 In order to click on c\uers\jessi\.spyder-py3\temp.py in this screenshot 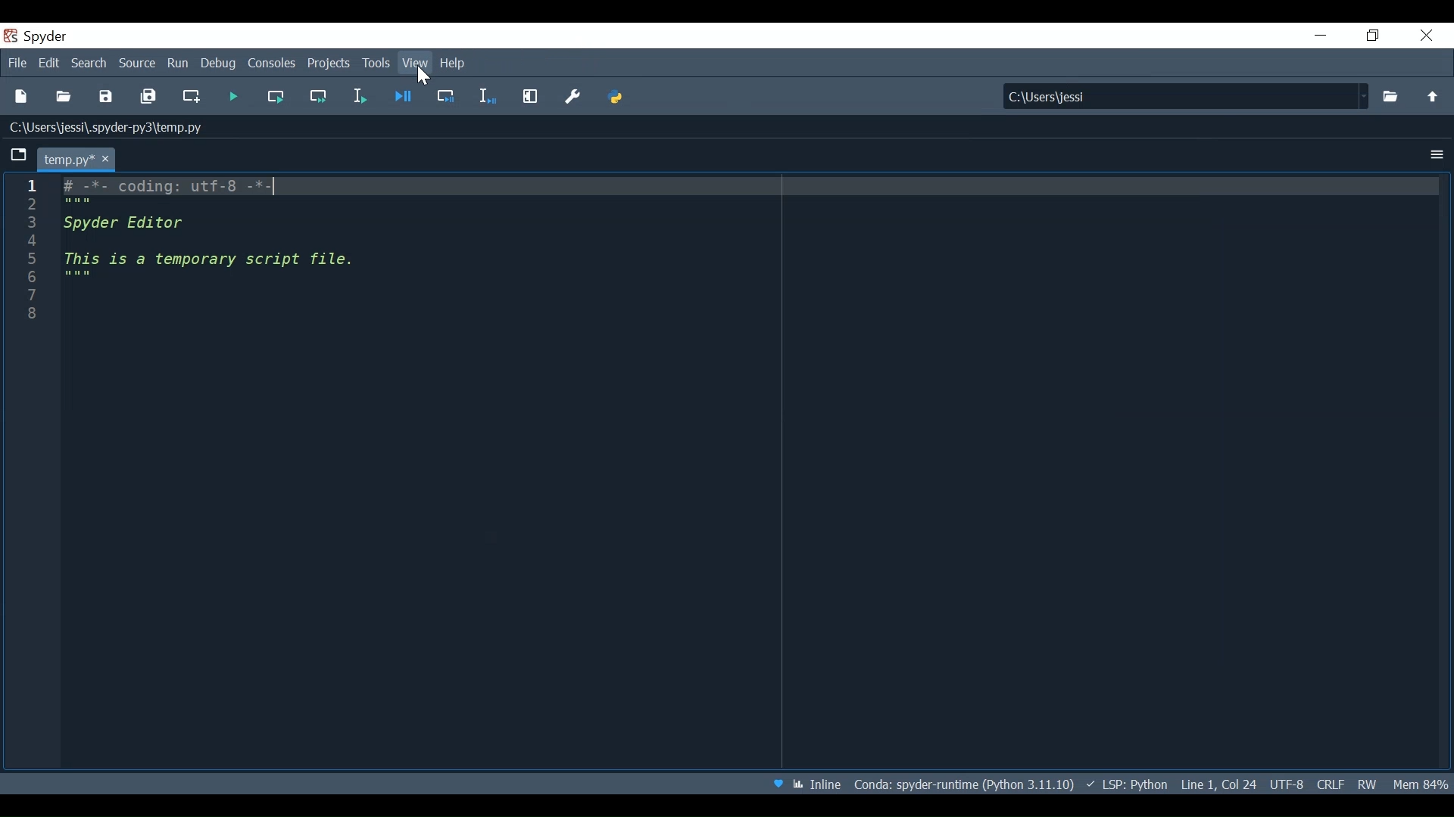, I will do `click(114, 131)`.